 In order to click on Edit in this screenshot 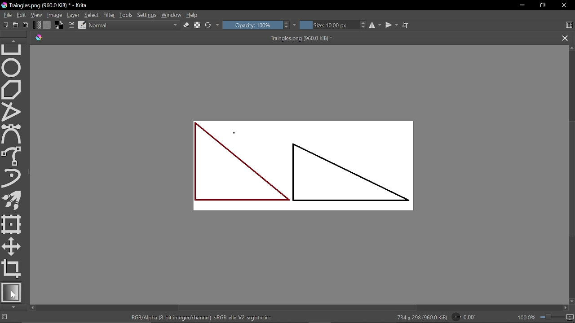, I will do `click(21, 14)`.